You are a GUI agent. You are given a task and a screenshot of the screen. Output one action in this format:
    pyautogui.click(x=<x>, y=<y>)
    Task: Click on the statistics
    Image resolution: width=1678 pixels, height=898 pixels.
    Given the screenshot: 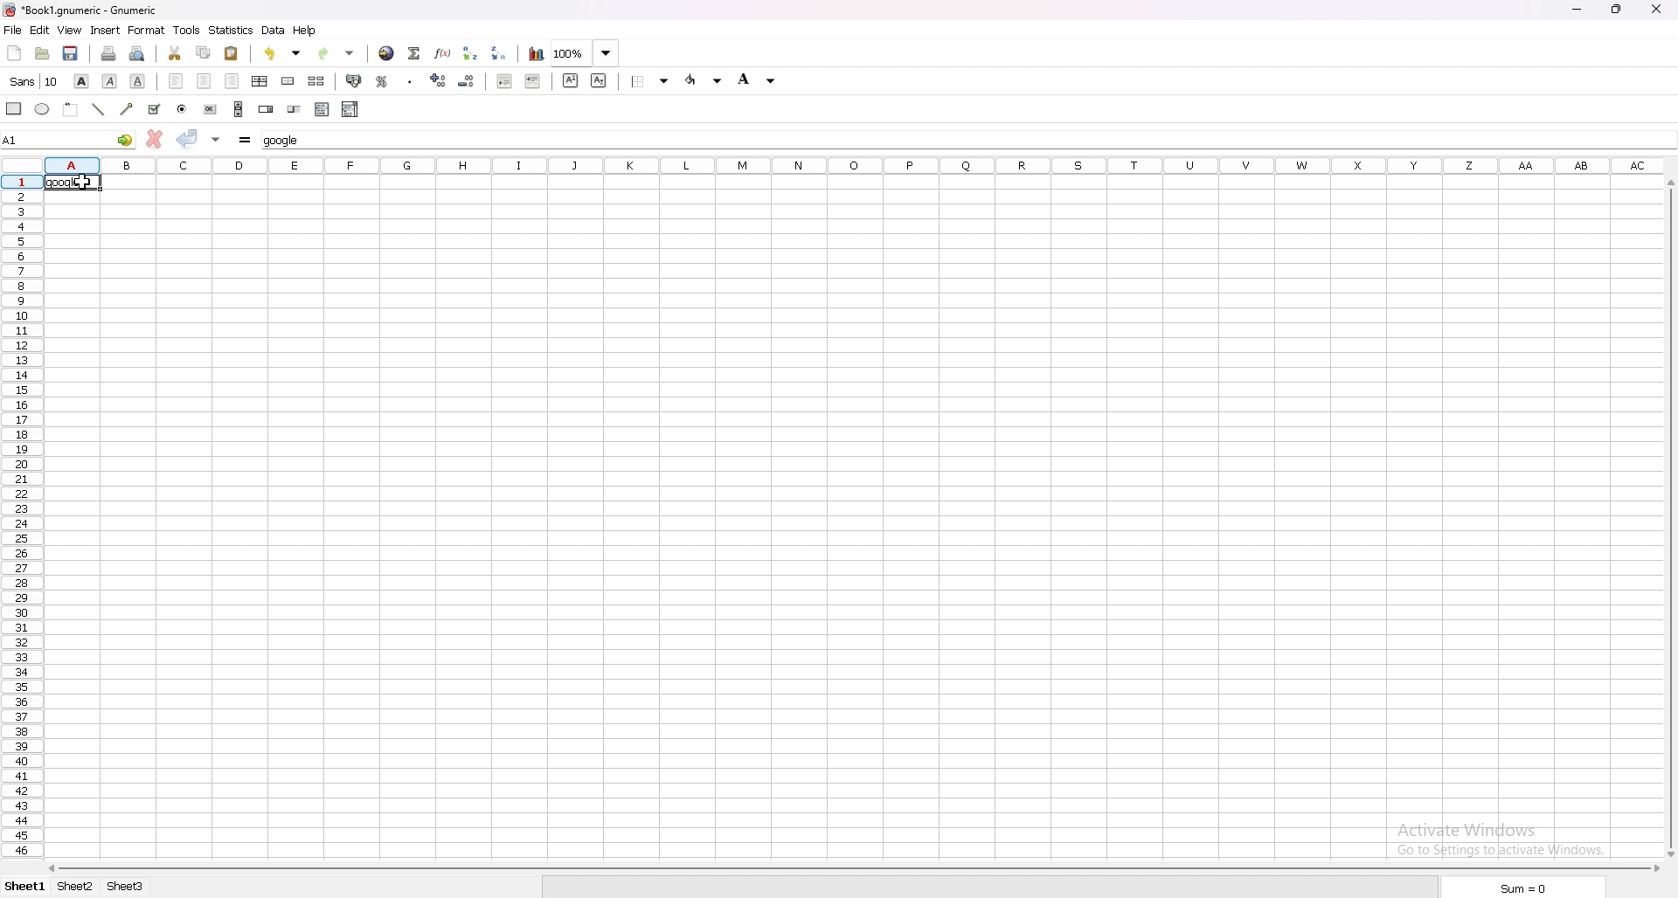 What is the action you would take?
    pyautogui.click(x=232, y=31)
    